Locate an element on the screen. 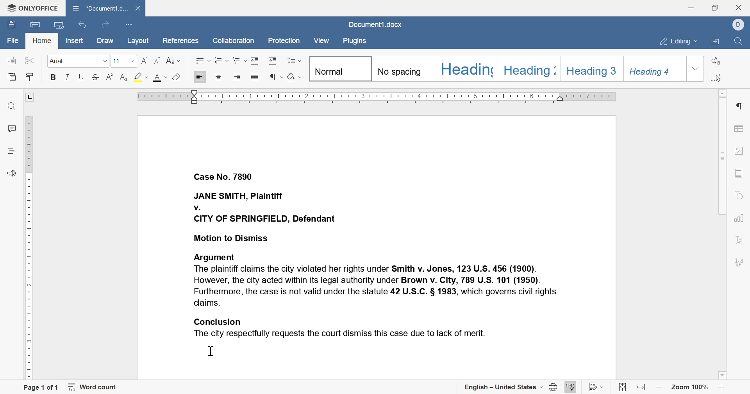 The width and height of the screenshot is (750, 394). spell checking is located at coordinates (571, 387).